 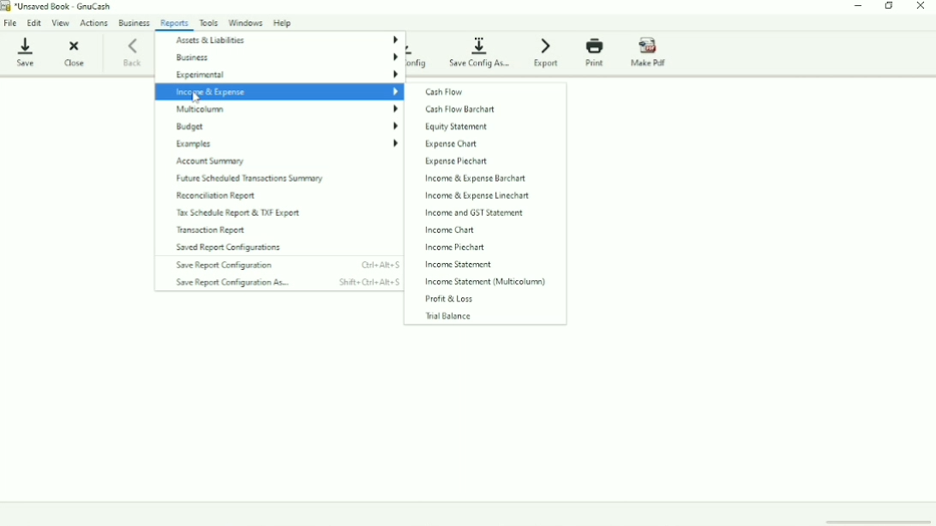 I want to click on Actions, so click(x=95, y=23).